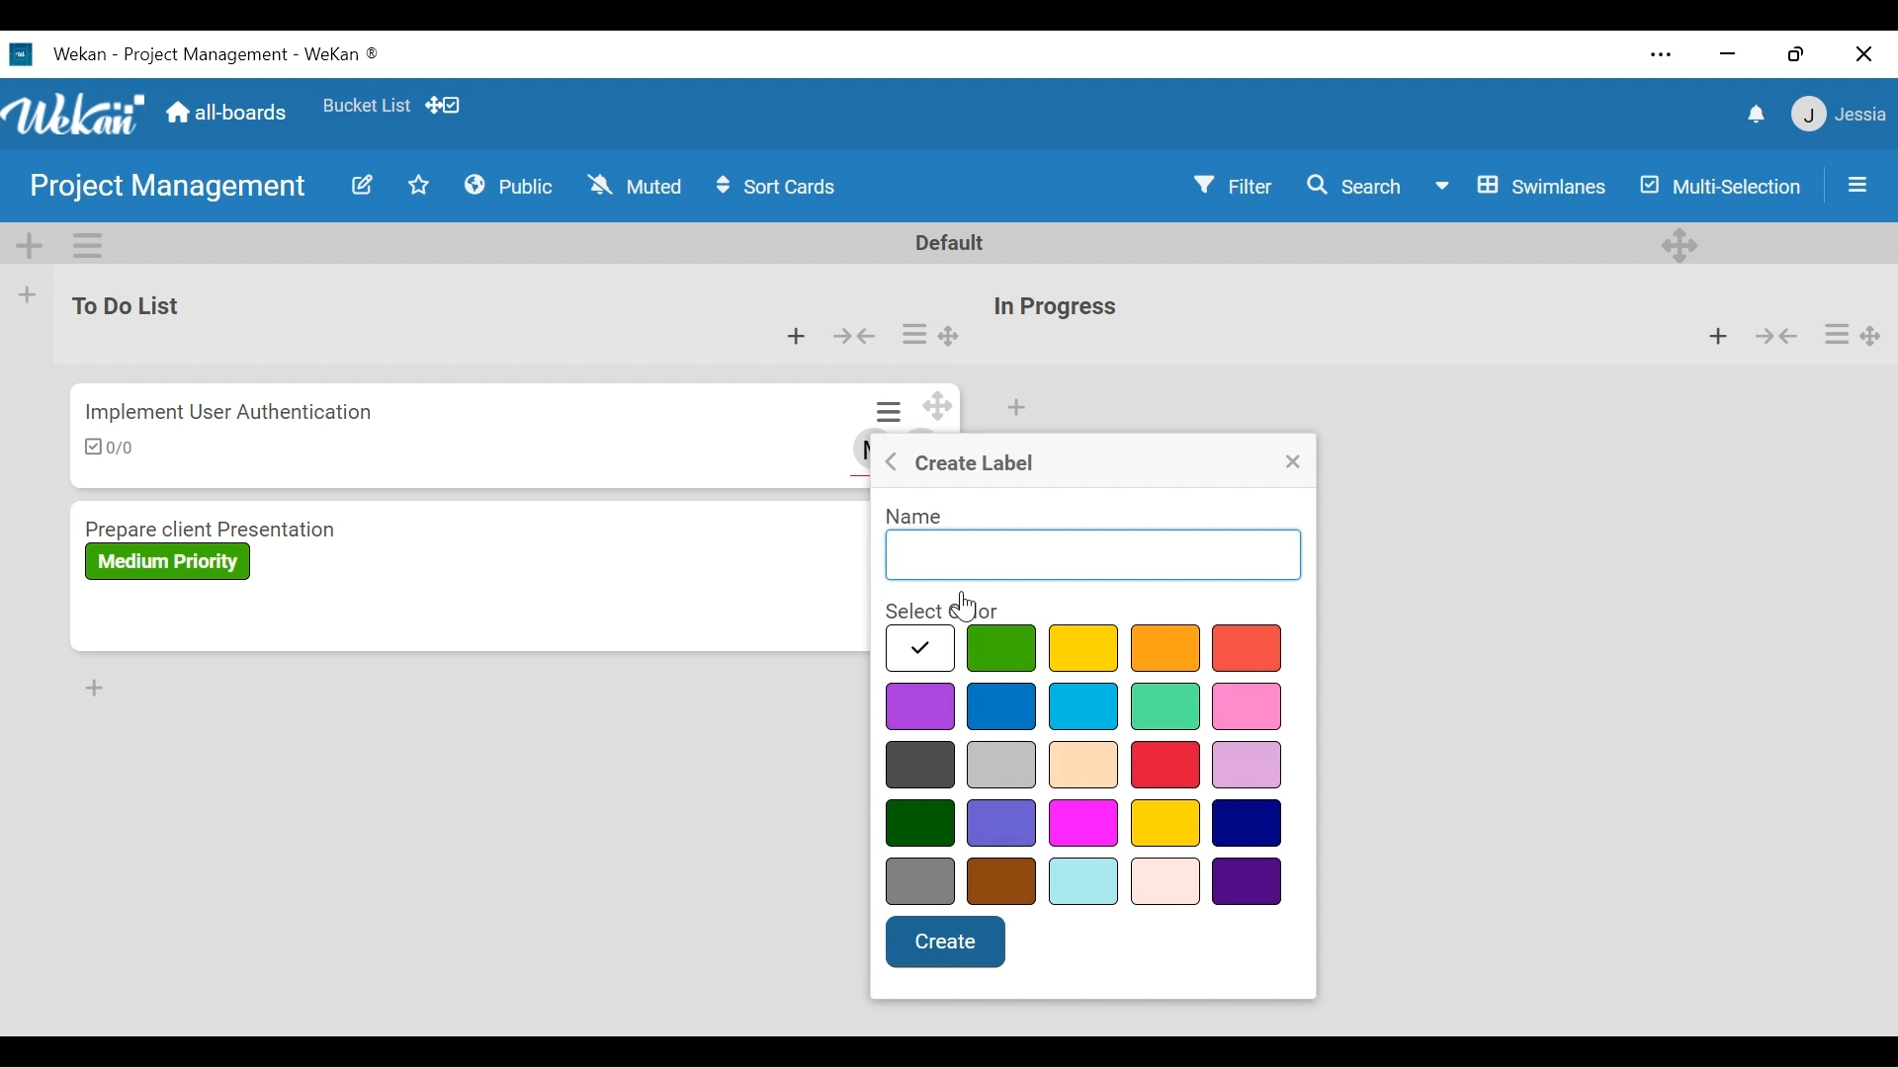 The width and height of the screenshot is (1898, 1067). I want to click on List Name, so click(123, 305).